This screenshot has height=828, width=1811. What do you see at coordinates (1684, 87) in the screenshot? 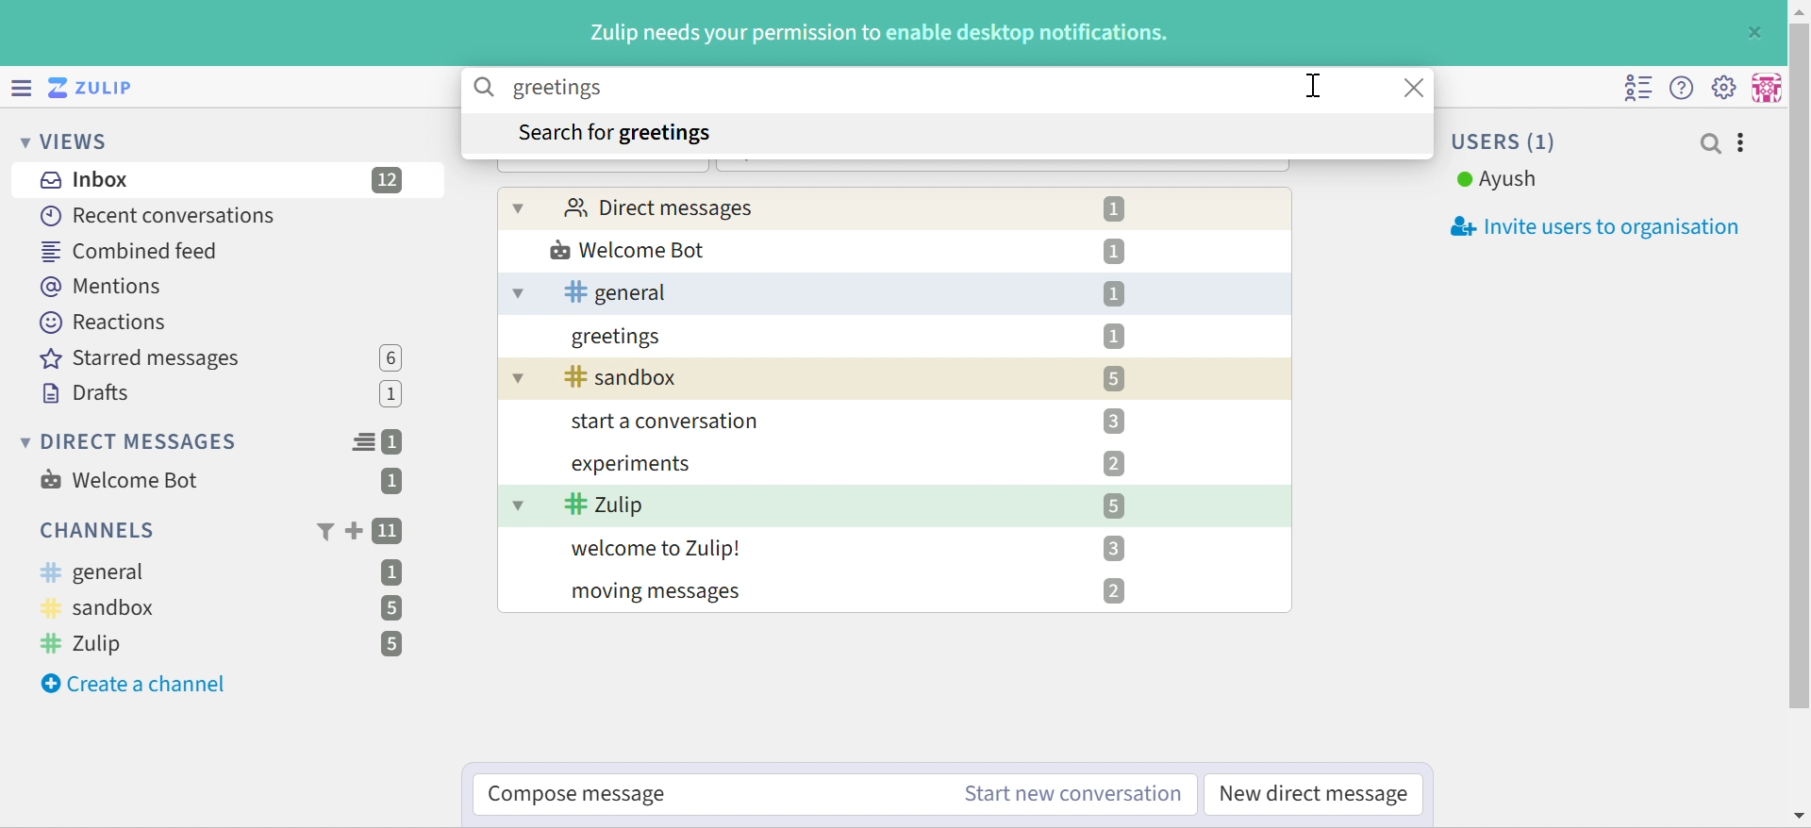
I see `Help menu` at bounding box center [1684, 87].